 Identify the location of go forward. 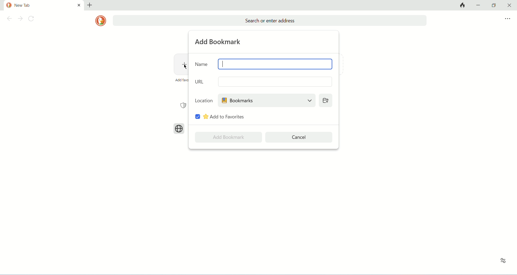
(20, 19).